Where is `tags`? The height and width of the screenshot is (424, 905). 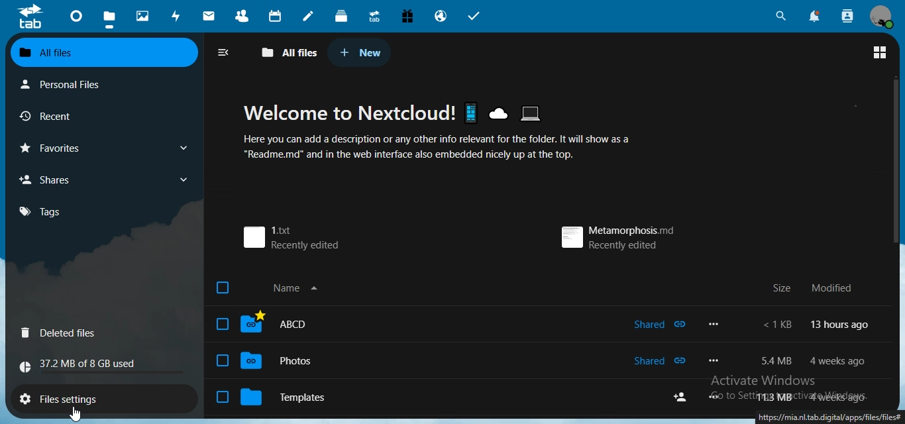 tags is located at coordinates (38, 212).